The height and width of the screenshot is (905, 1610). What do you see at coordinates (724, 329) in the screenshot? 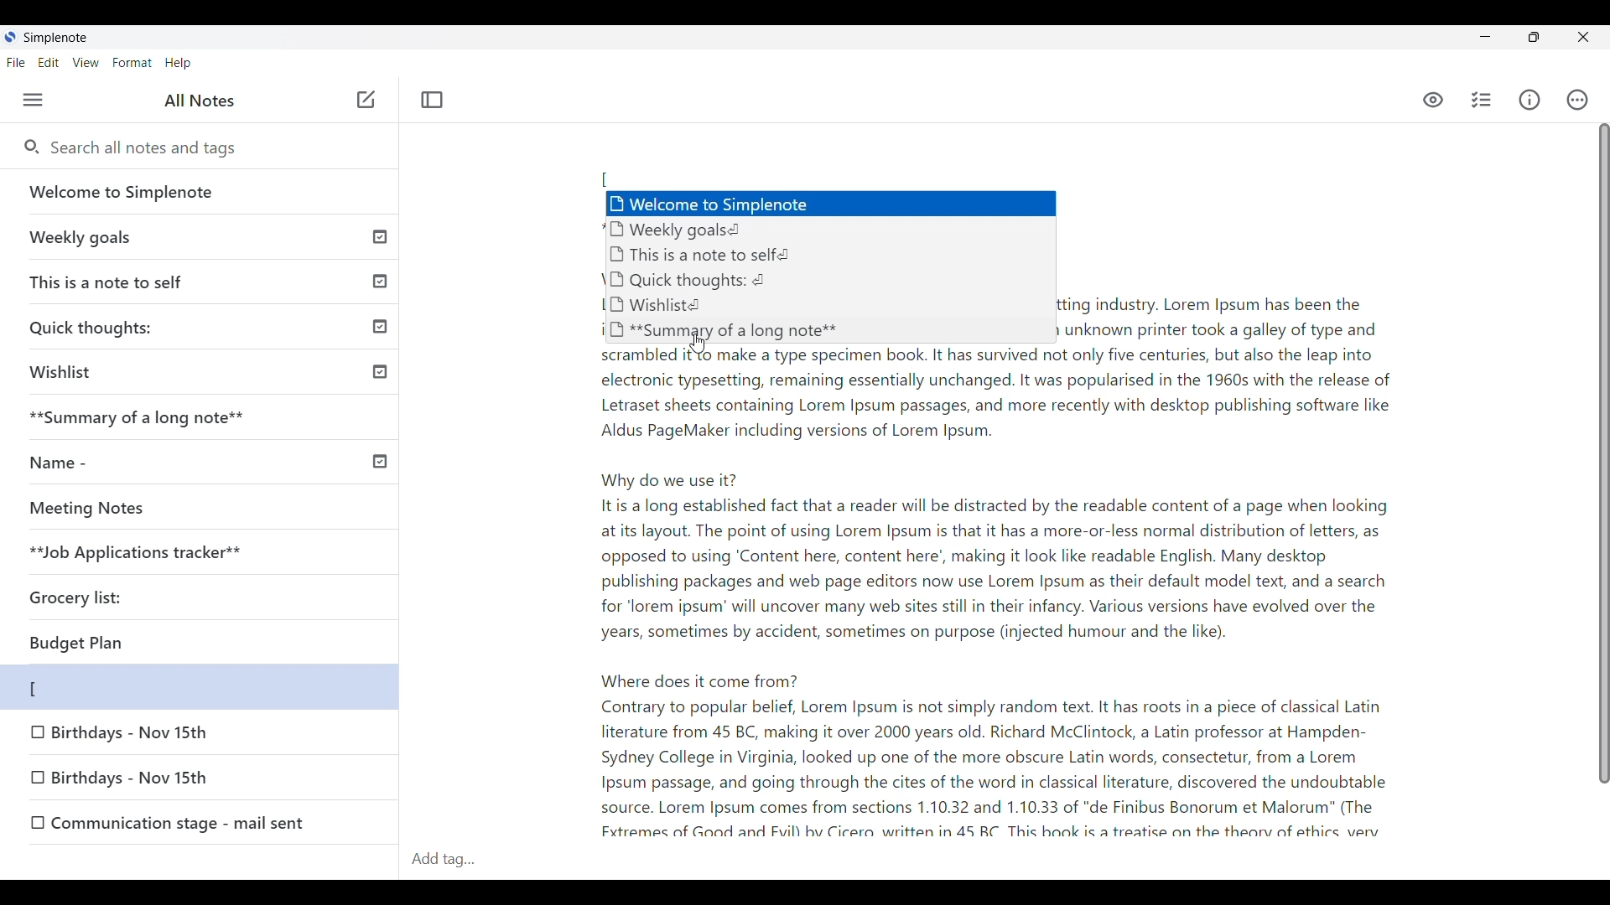
I see `**Summary of a long note**` at bounding box center [724, 329].